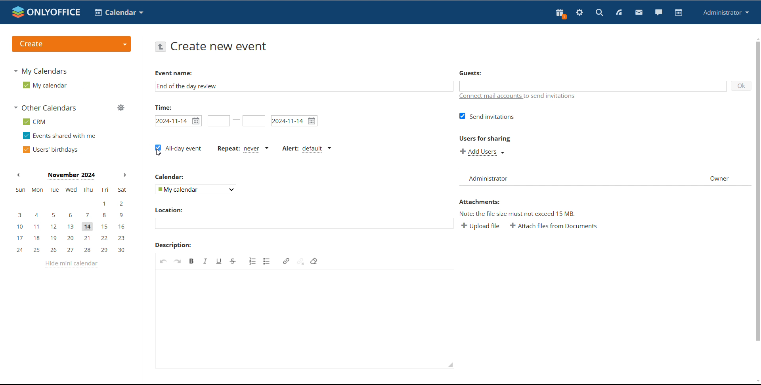 The image size is (761, 385). Describe the element at coordinates (758, 191) in the screenshot. I see `scrollbar` at that location.